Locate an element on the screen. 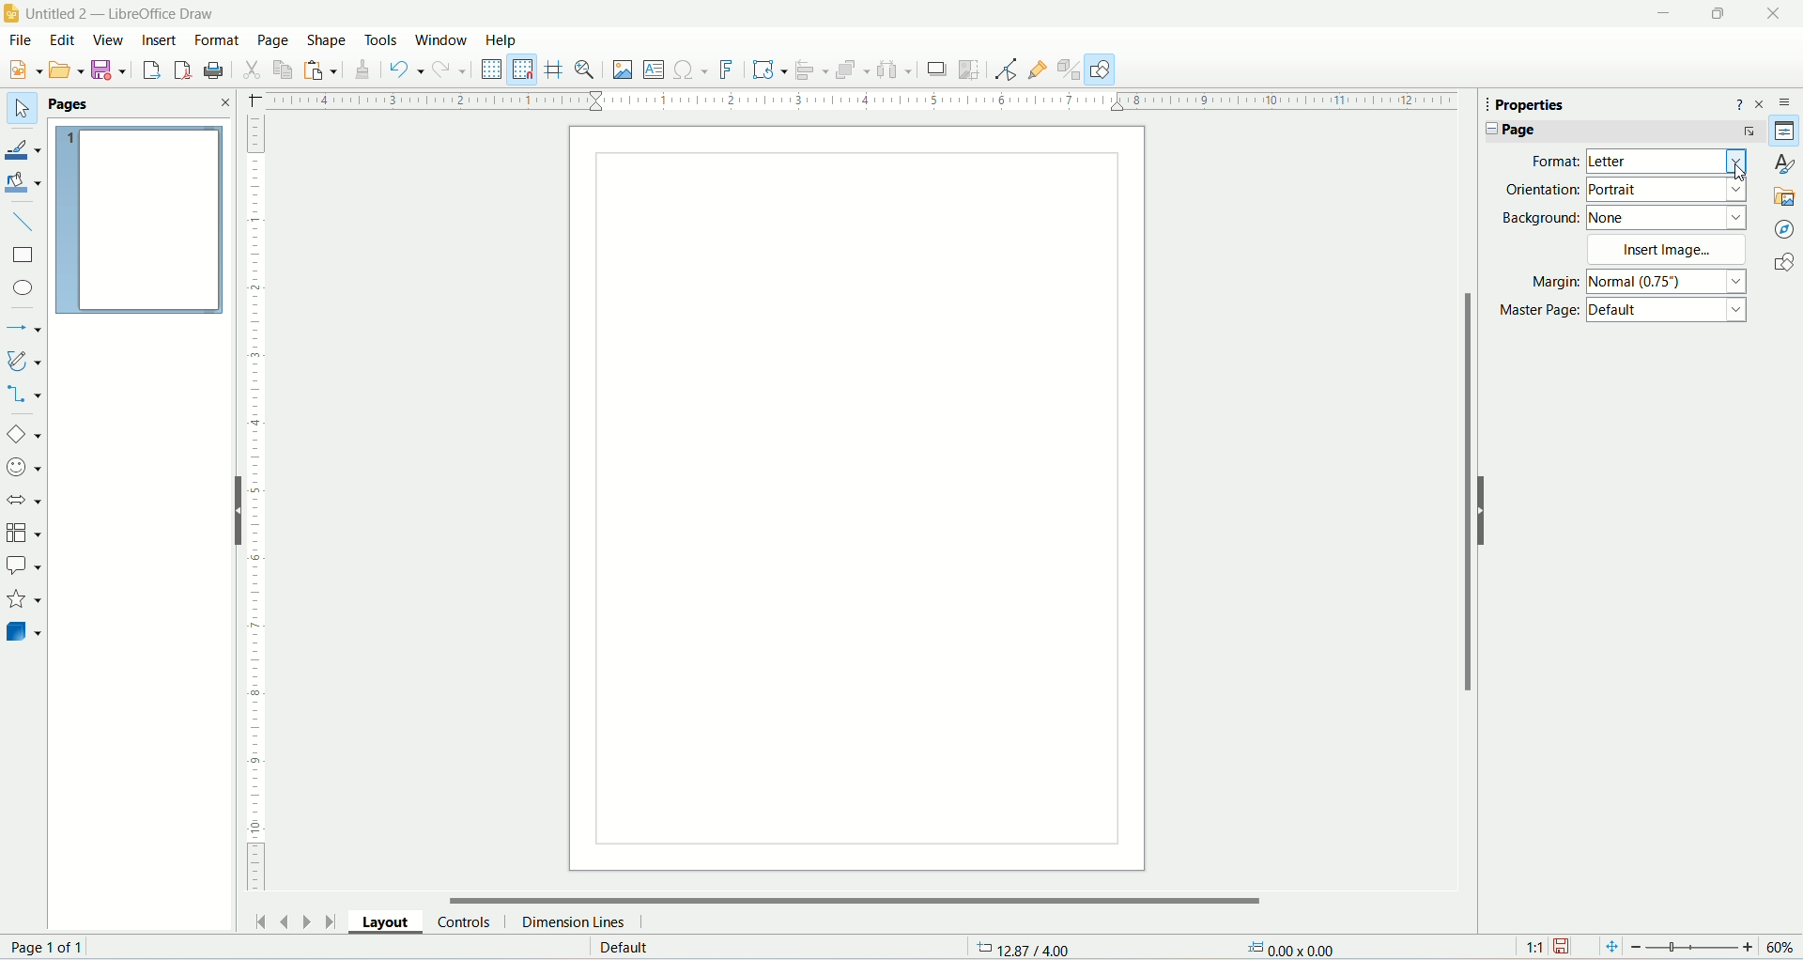  logo is located at coordinates (12, 14).